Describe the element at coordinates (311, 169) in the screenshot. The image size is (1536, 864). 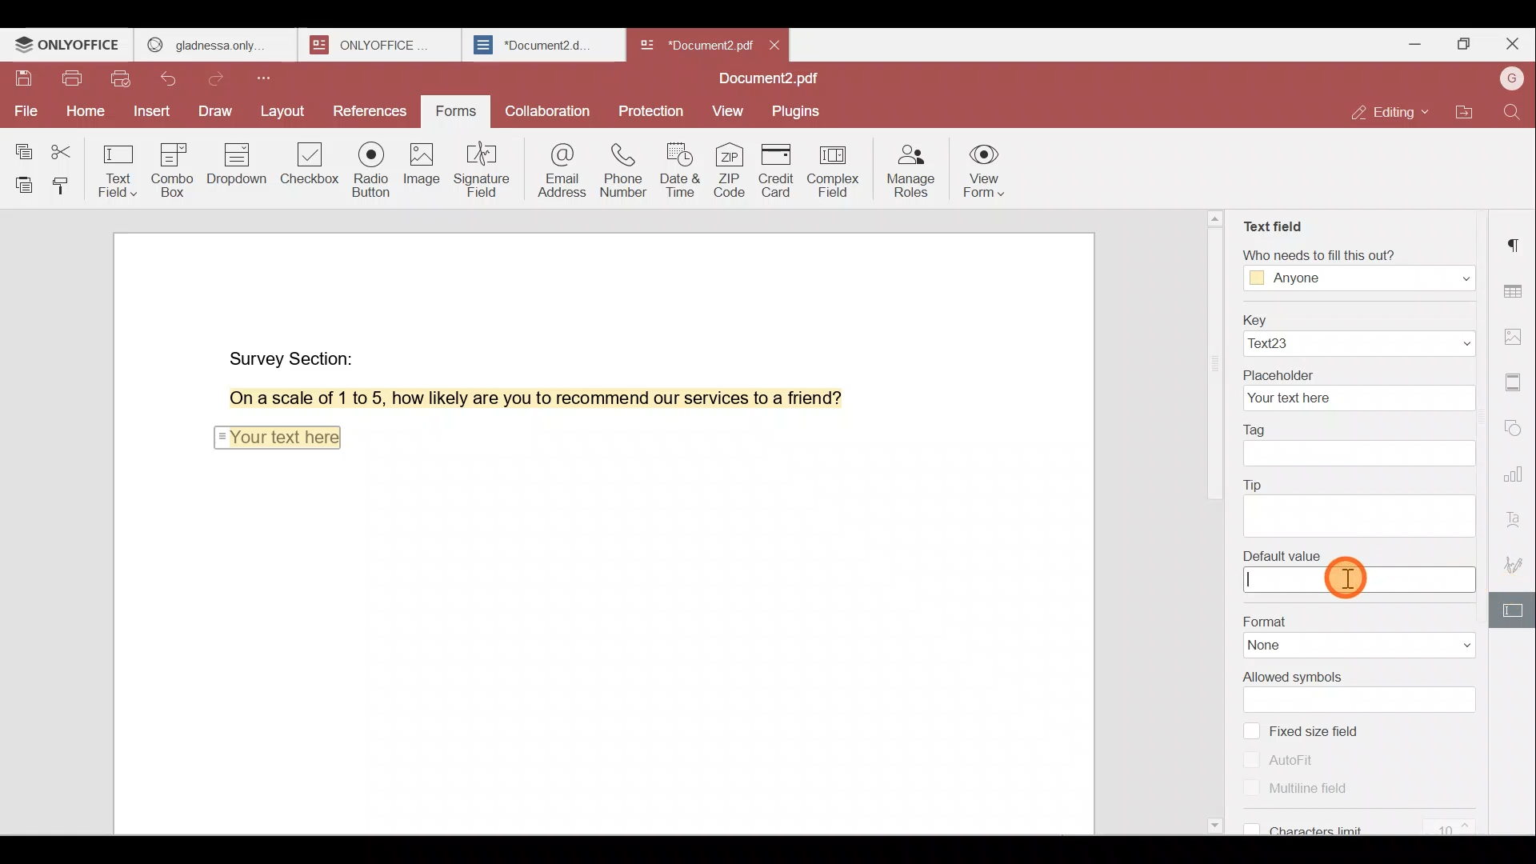
I see `Checkbox` at that location.